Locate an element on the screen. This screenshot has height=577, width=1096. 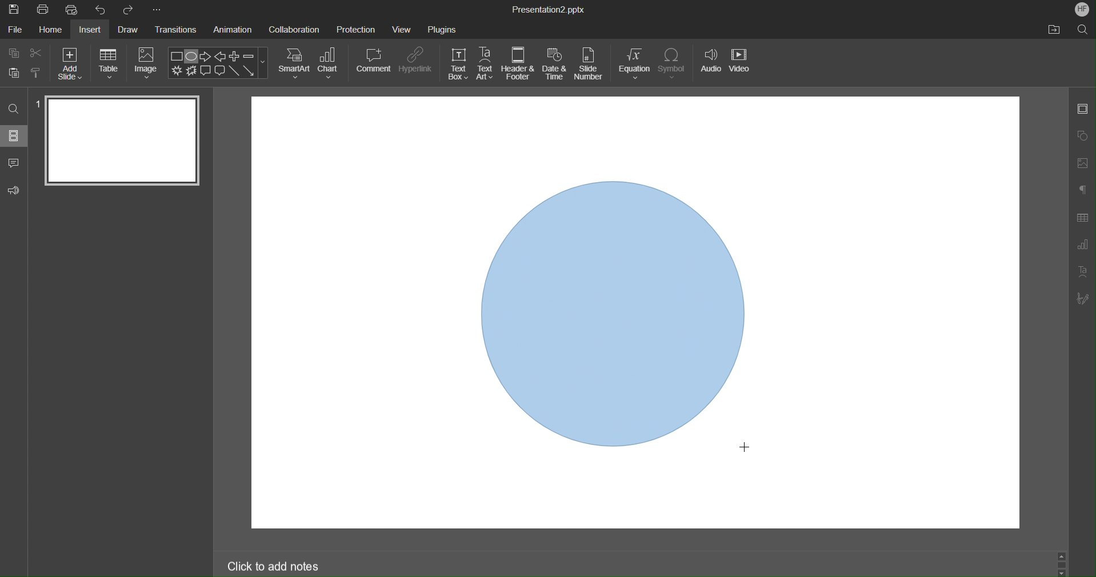
Collaboration is located at coordinates (294, 29).